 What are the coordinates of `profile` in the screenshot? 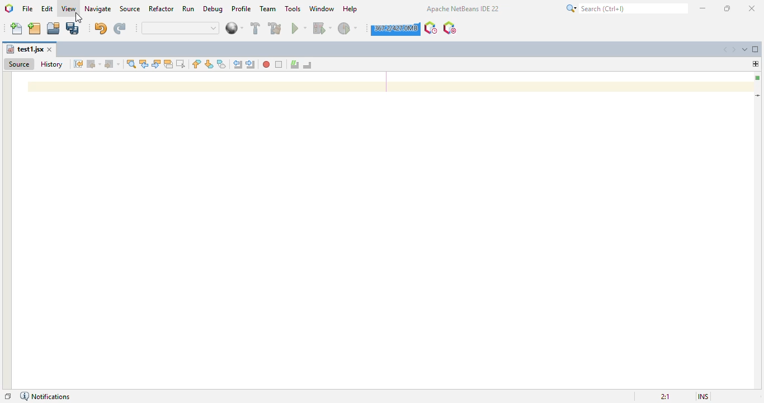 It's located at (242, 8).